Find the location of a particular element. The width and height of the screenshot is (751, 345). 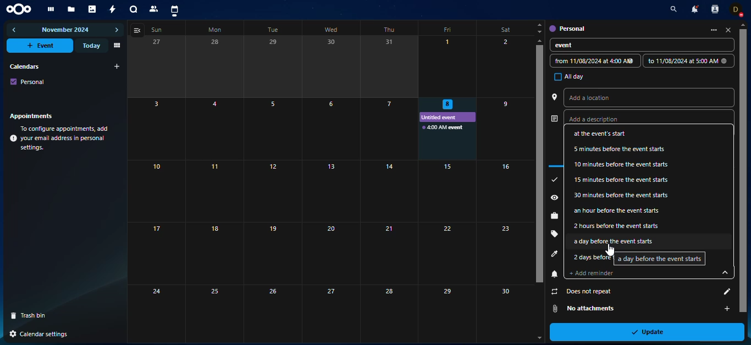

 is located at coordinates (446, 253).